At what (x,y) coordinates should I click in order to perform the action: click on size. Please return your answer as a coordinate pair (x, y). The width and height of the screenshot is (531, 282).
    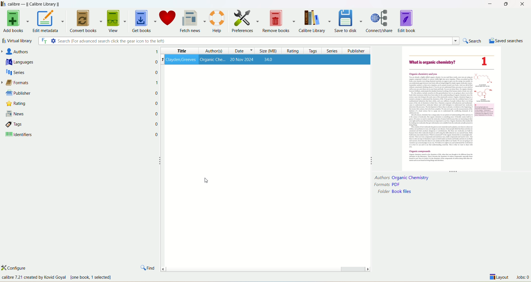
    Looking at the image, I should click on (266, 51).